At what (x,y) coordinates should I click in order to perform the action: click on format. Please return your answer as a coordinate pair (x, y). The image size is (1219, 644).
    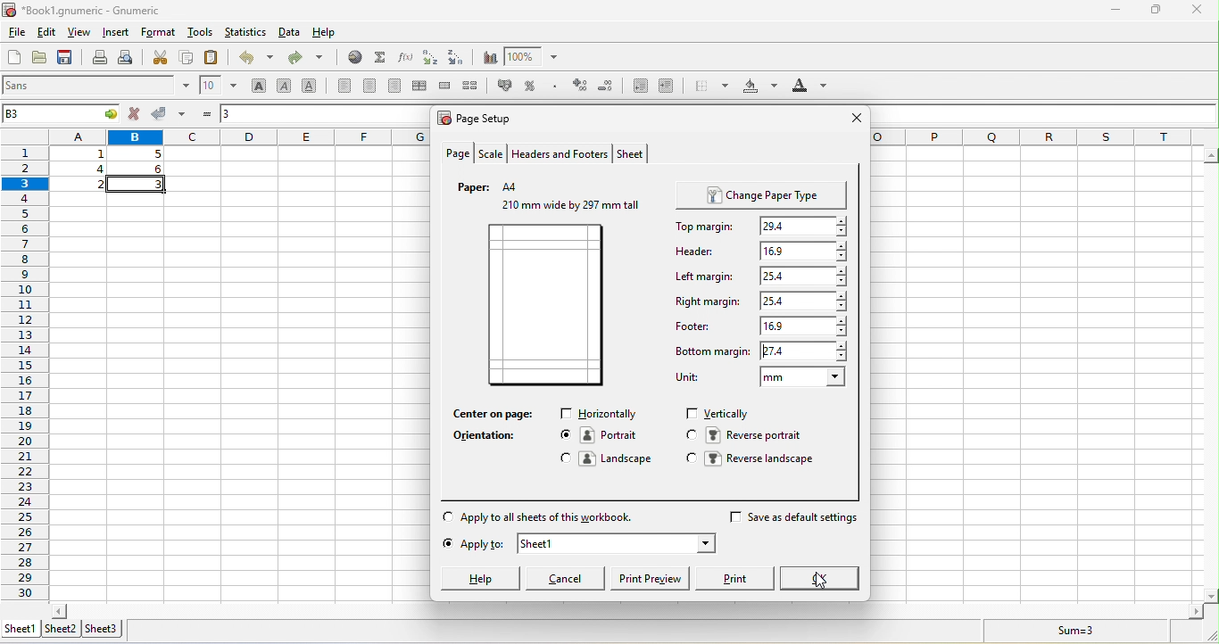
    Looking at the image, I should click on (160, 34).